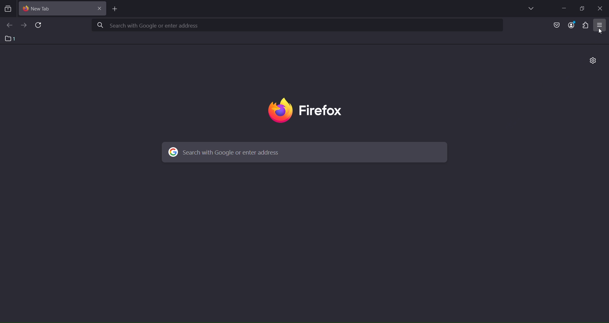 The image size is (609, 323). Describe the element at coordinates (555, 25) in the screenshot. I see `save to pocket` at that location.